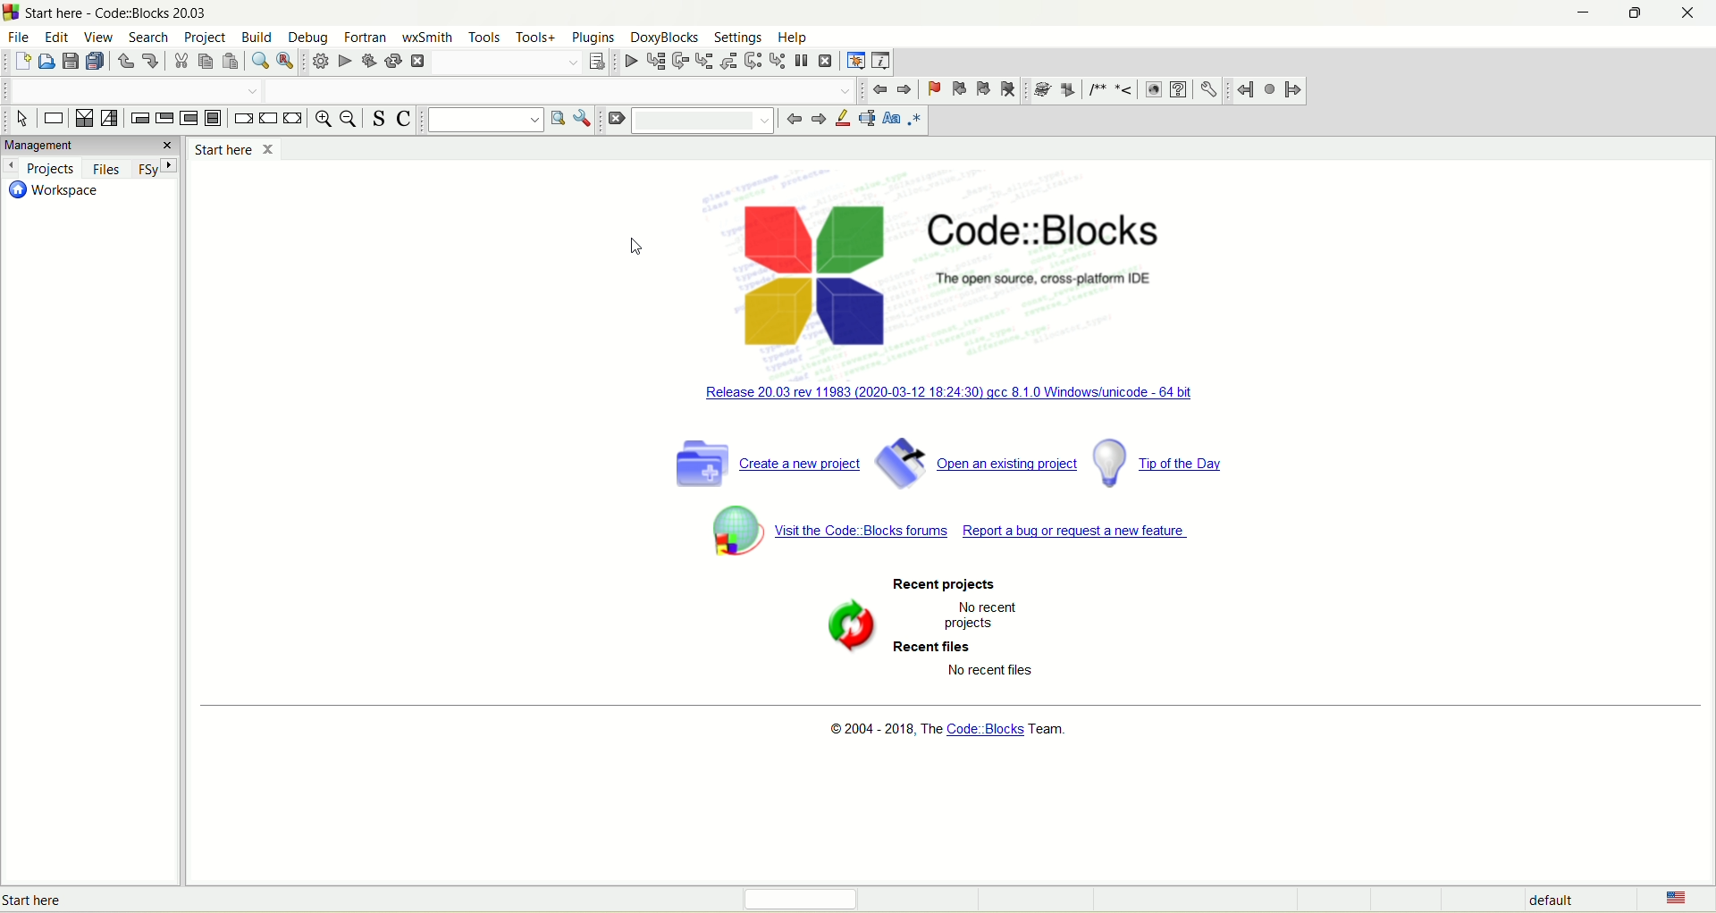 Image resolution: width=1716 pixels, height=913 pixels. What do you see at coordinates (988, 524) in the screenshot?
I see `report a bug` at bounding box center [988, 524].